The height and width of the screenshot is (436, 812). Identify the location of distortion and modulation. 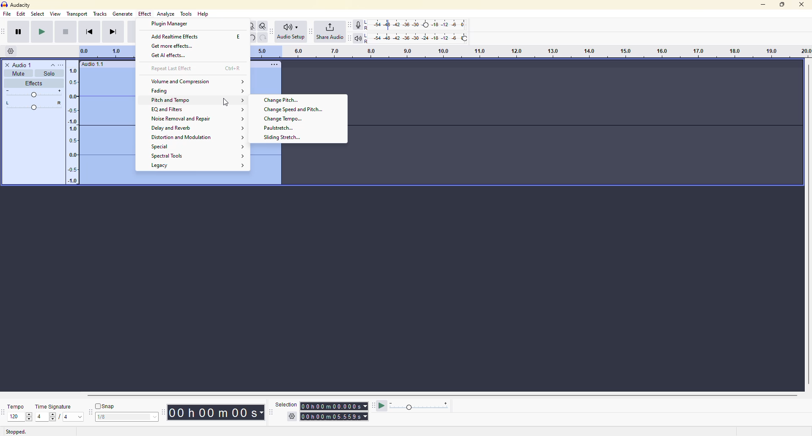
(183, 138).